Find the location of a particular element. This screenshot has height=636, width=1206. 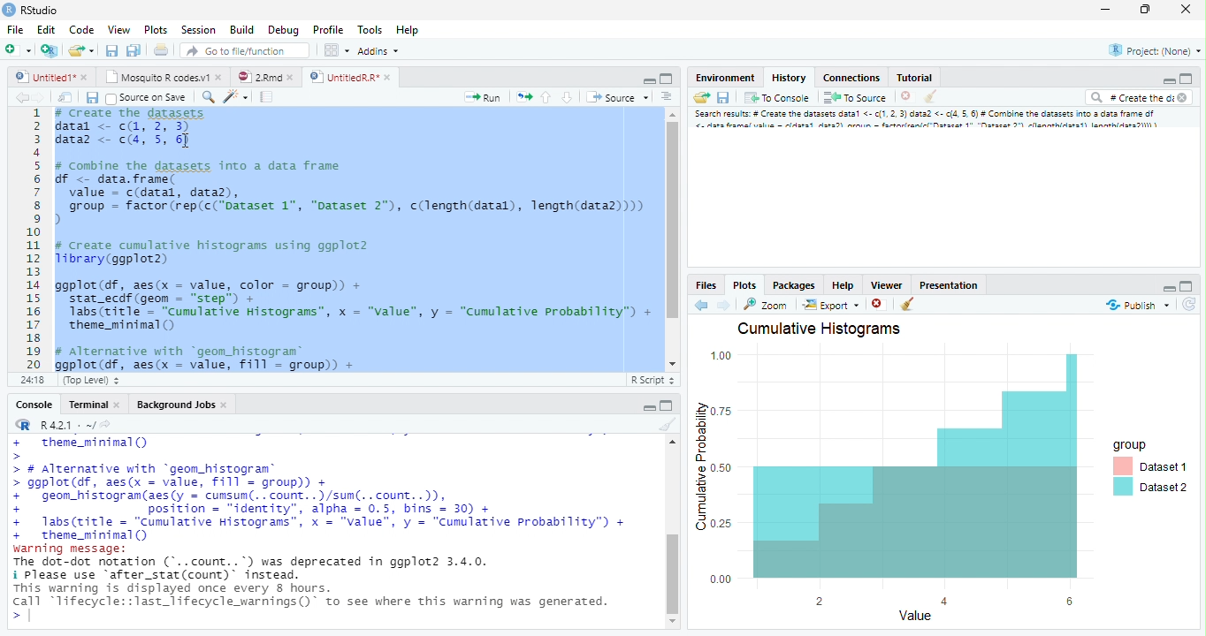

>> # Alternative with “geom_histogram®> ggplot(df, aes(x = value, fill = group)) ++ geom_histogram(aes(y = cumsun(. .count..)/sun(. .count..)),. position = “identity”, alpha = 0.5, bins = 30) ++ labs(ritle = "Cumulative Histograms”, x = "value", y = "Cumulative Probability”) ++ theme_mininal()warning message:The dot-dot notation ('..count..') was deprecated in ggplot2 3.4.0.i Please use "after_stat (count) instead.This warning is displayed once every 8 hours.call “lifecycle::last_lifecycle_warnings()" to see where this warning was generated.a] is located at coordinates (332, 534).